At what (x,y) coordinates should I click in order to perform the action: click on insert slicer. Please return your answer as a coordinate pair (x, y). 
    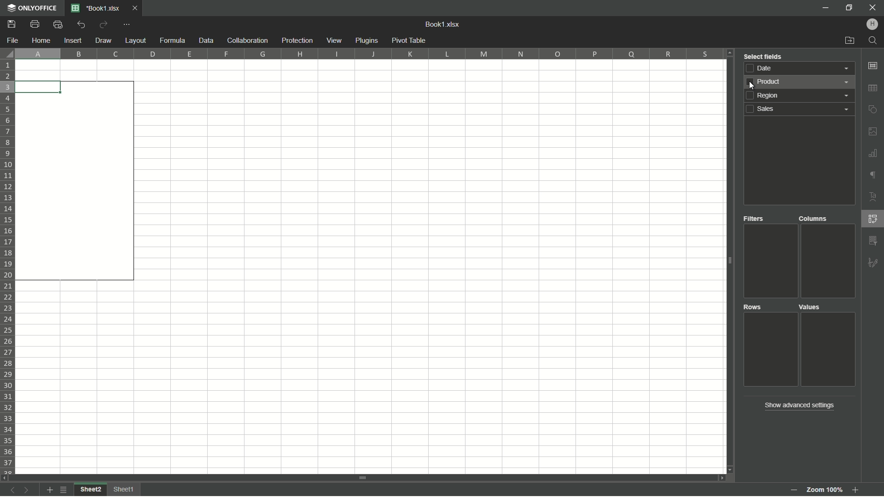
    Looking at the image, I should click on (873, 240).